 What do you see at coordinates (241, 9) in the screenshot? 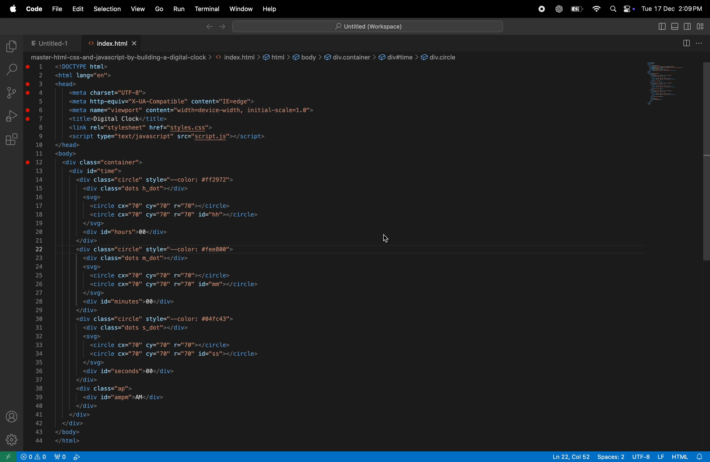
I see `window` at bounding box center [241, 9].